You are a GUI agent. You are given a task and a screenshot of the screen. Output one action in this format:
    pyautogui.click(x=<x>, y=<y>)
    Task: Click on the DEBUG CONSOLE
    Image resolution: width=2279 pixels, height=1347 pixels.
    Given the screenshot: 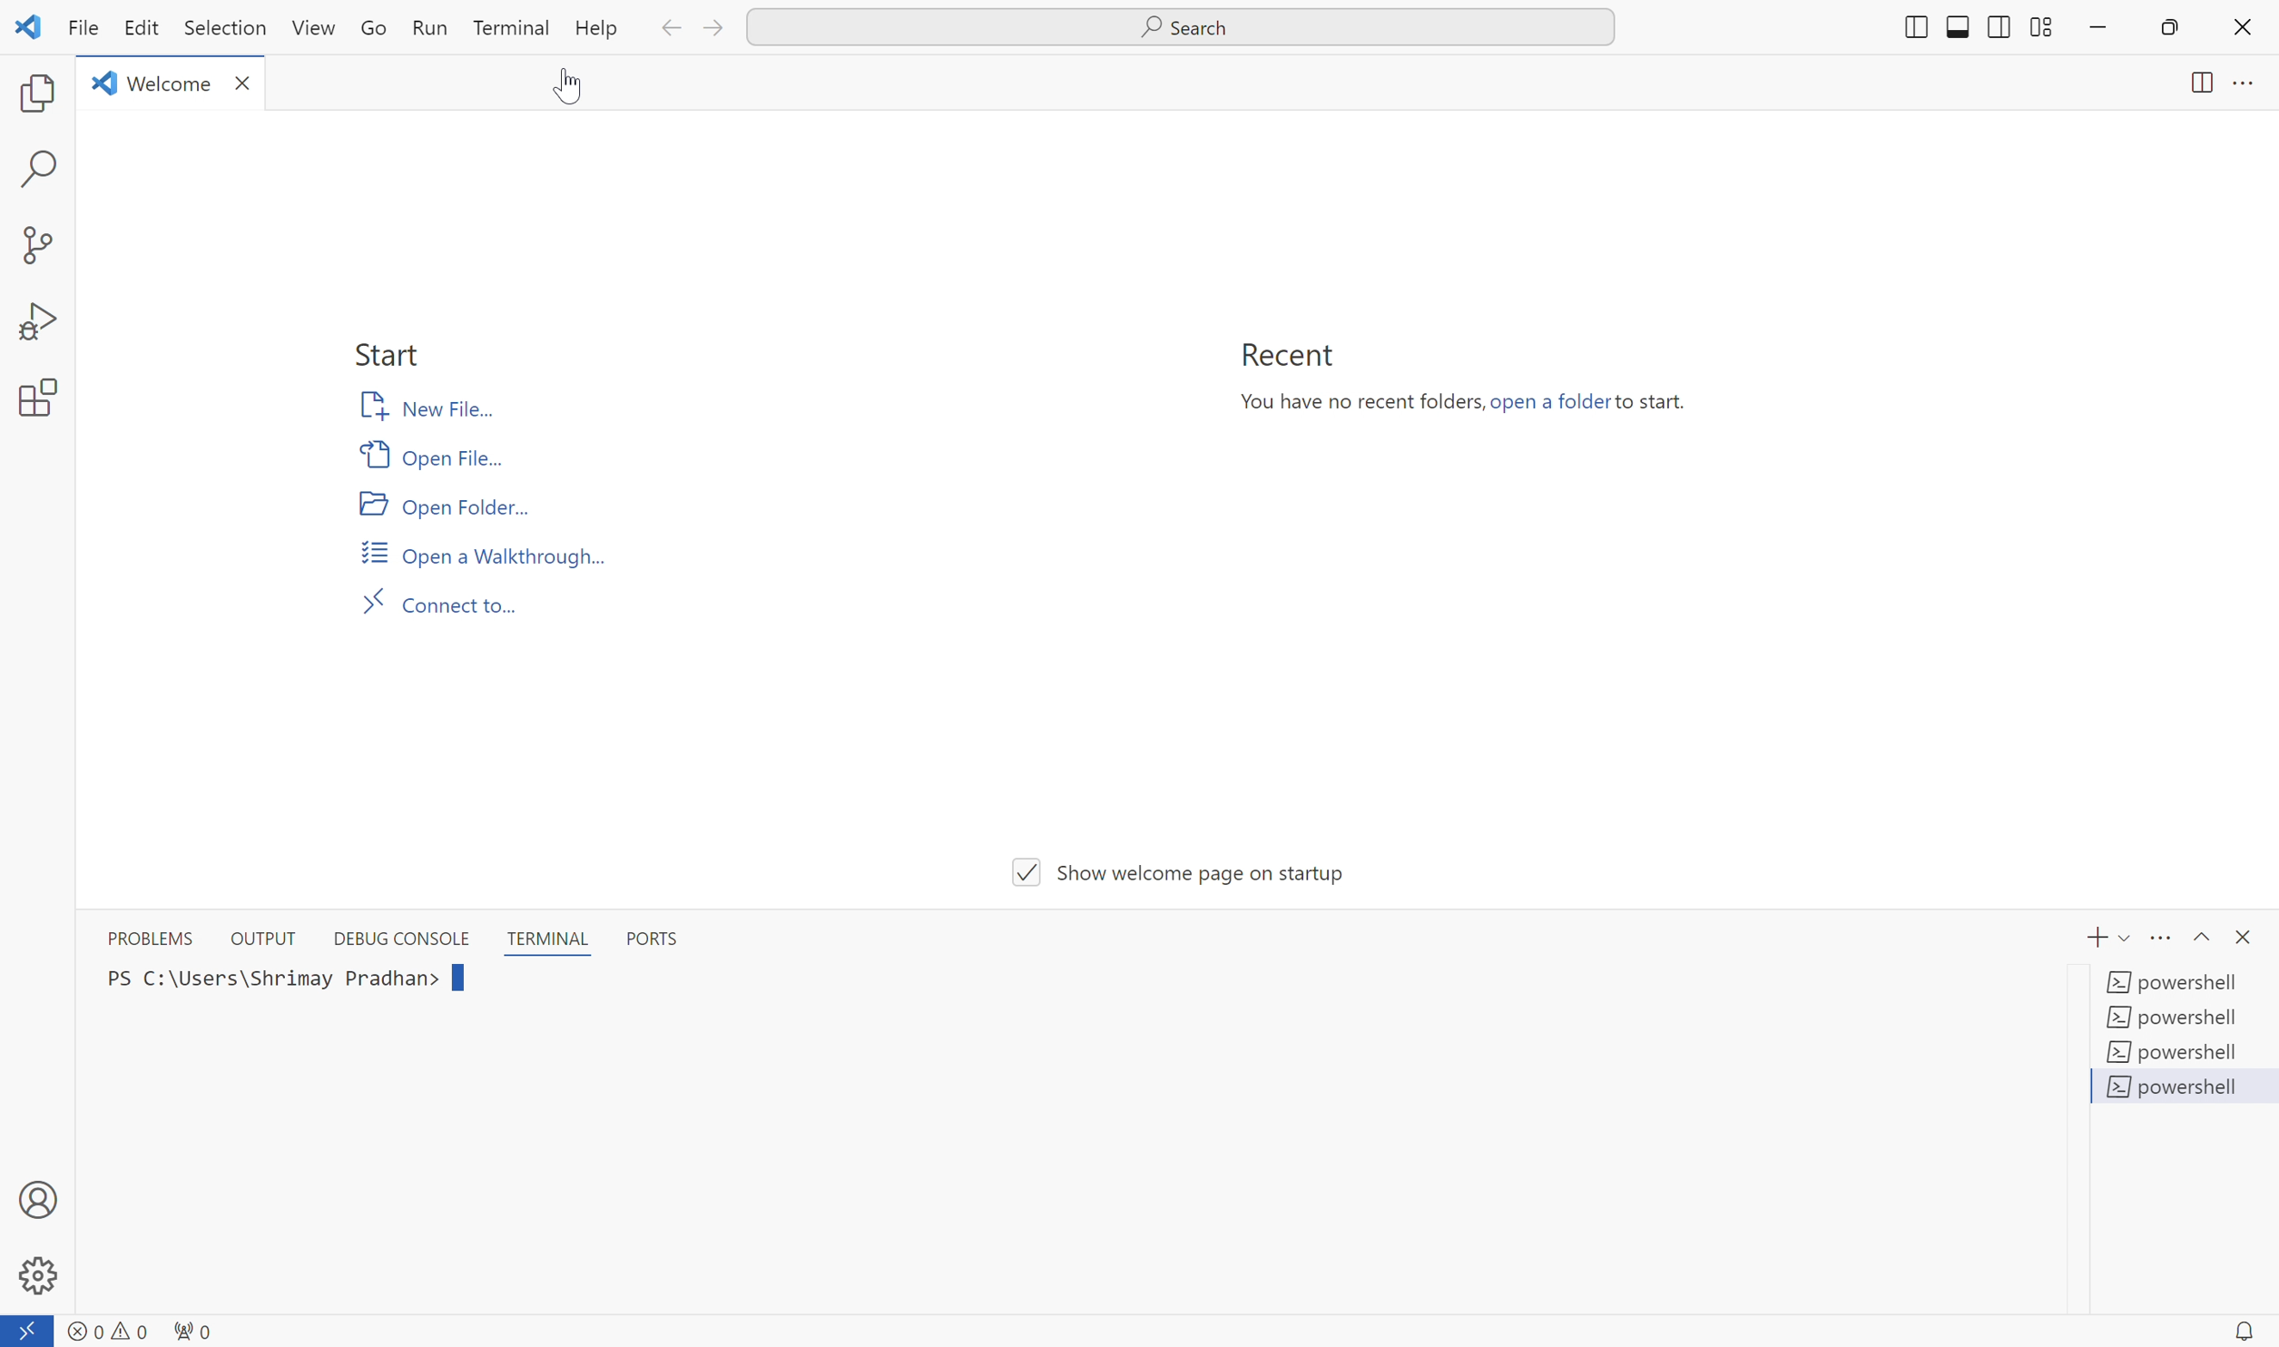 What is the action you would take?
    pyautogui.click(x=399, y=935)
    